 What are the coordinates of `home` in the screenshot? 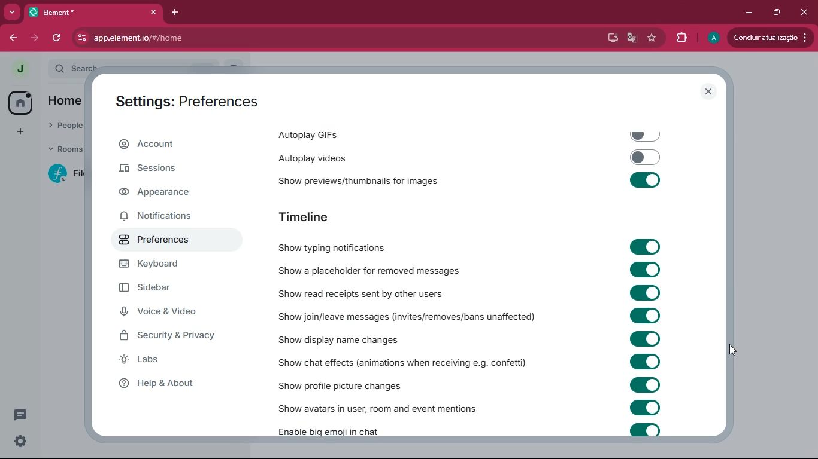 It's located at (19, 103).